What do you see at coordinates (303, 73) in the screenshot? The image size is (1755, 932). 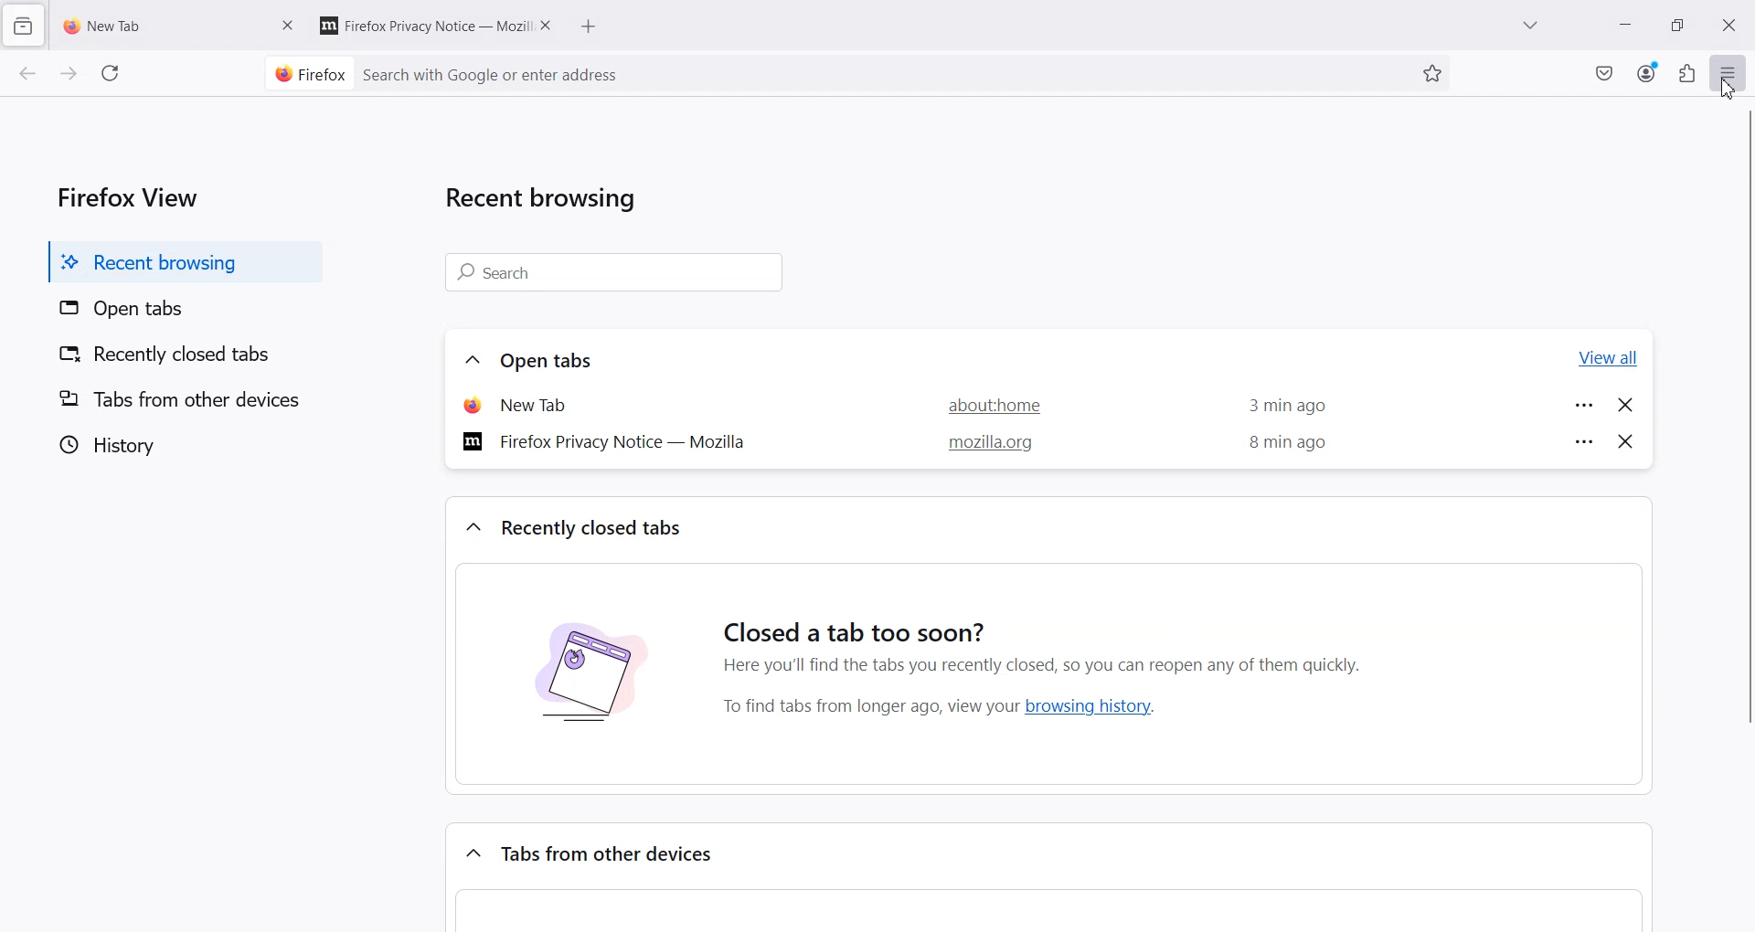 I see `firefox Logo ` at bounding box center [303, 73].